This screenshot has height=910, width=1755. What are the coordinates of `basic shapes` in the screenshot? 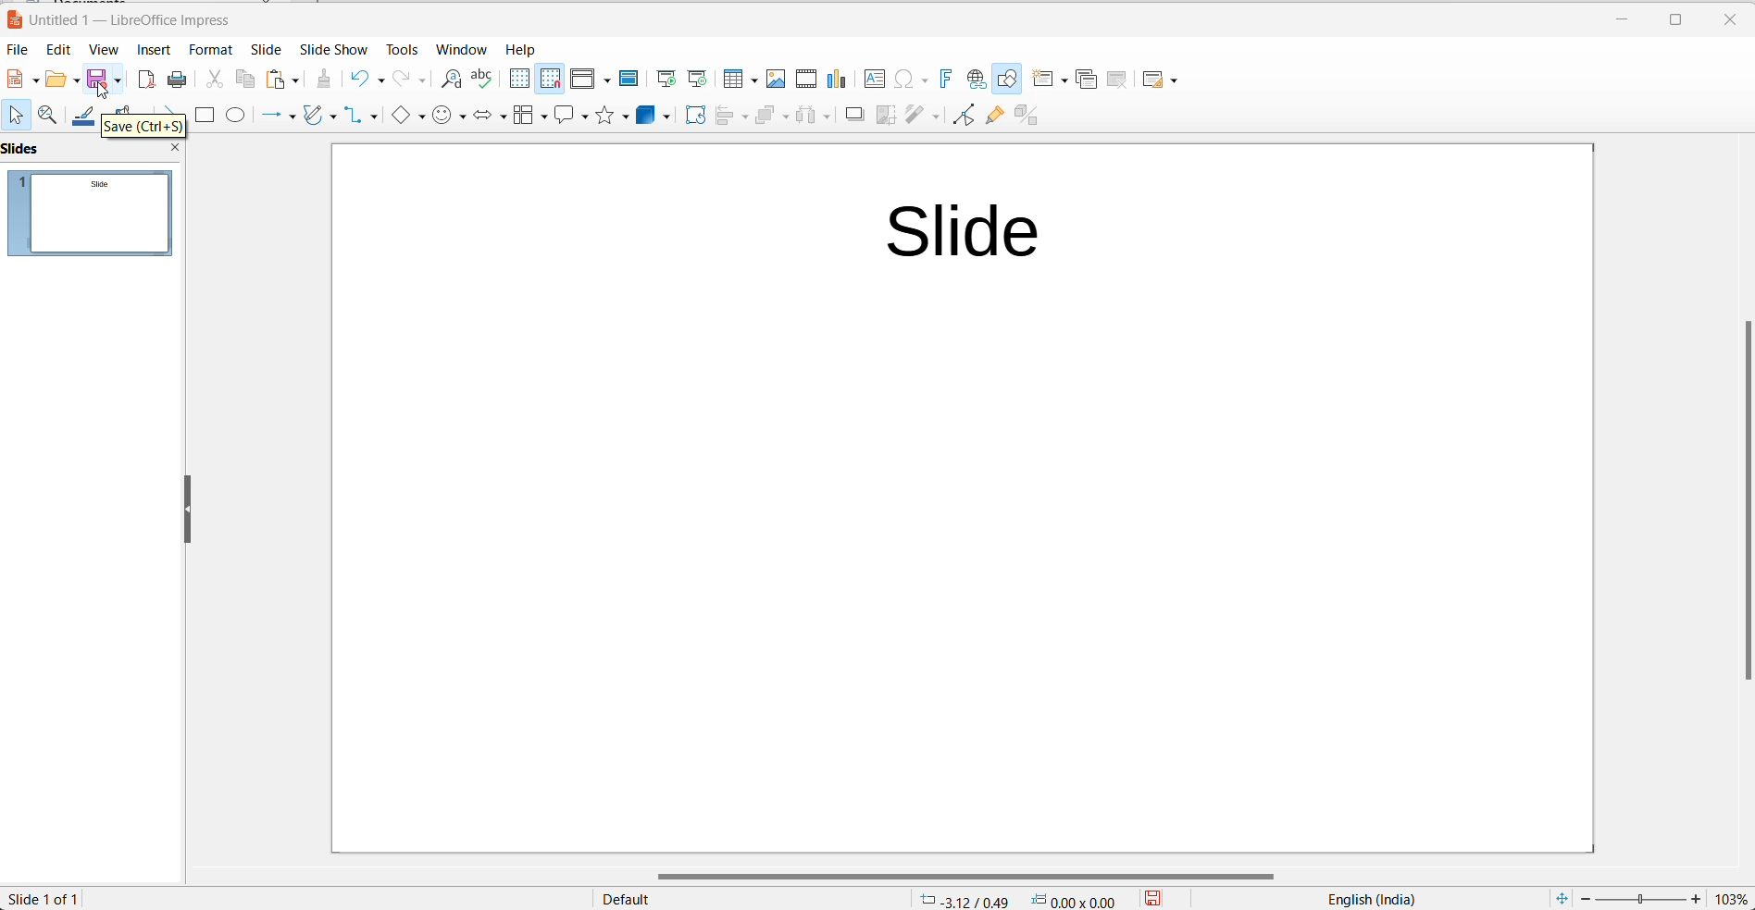 It's located at (405, 117).